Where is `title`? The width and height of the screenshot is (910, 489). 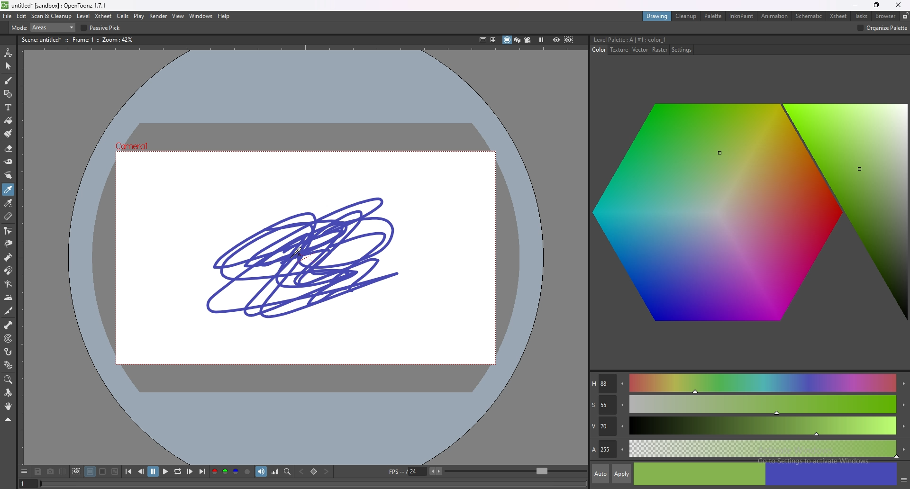 title is located at coordinates (632, 39).